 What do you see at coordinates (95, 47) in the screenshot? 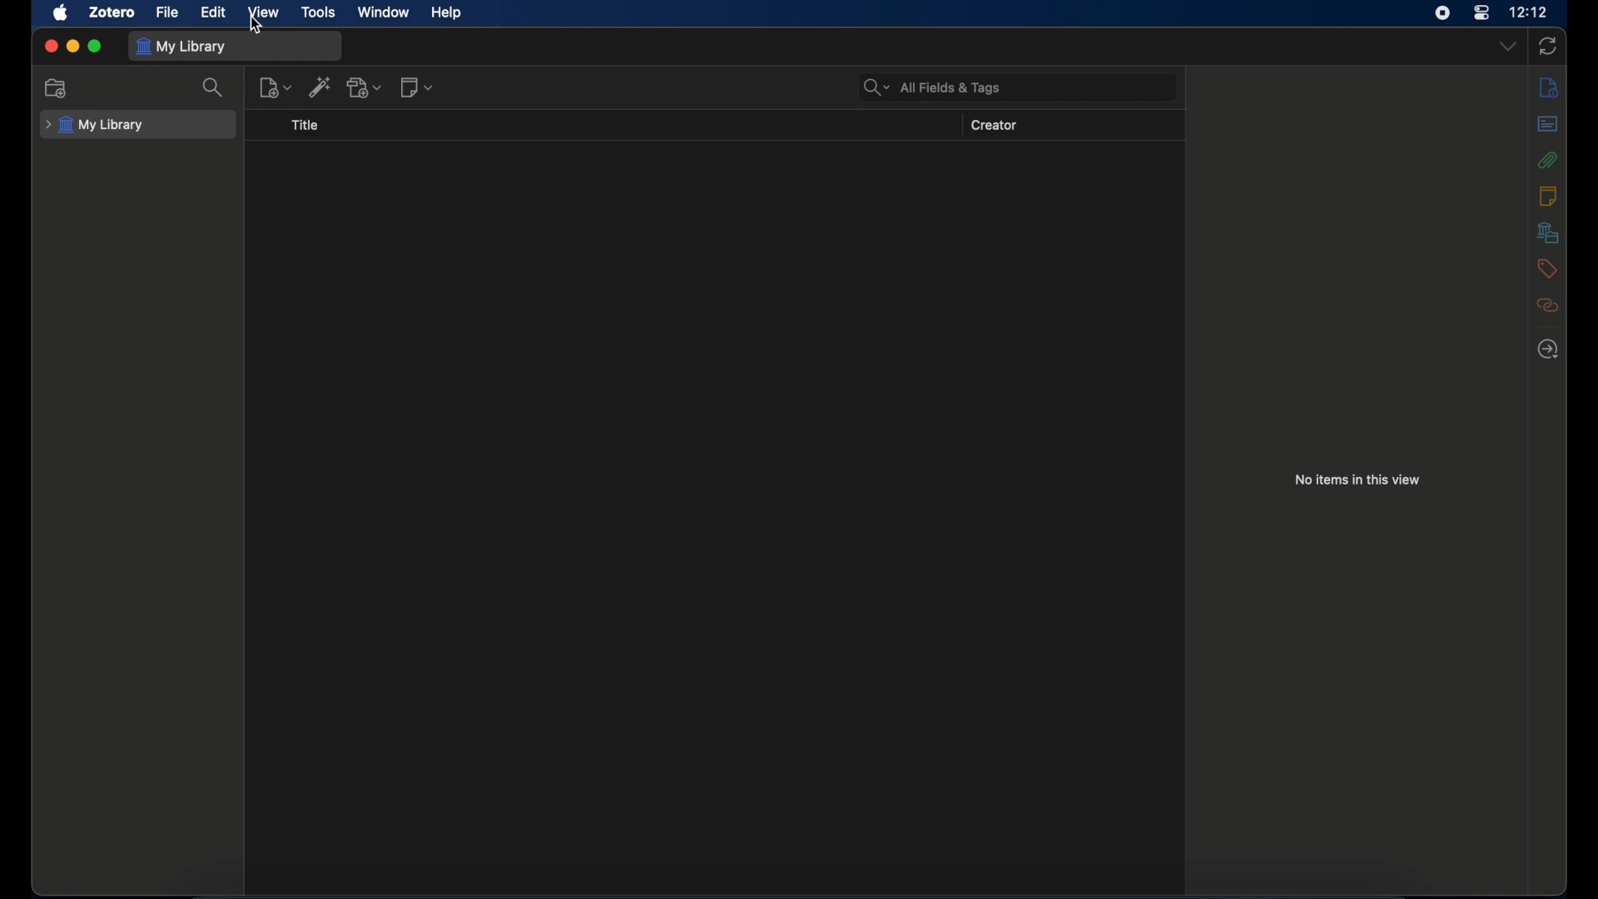
I see `maximize` at bounding box center [95, 47].